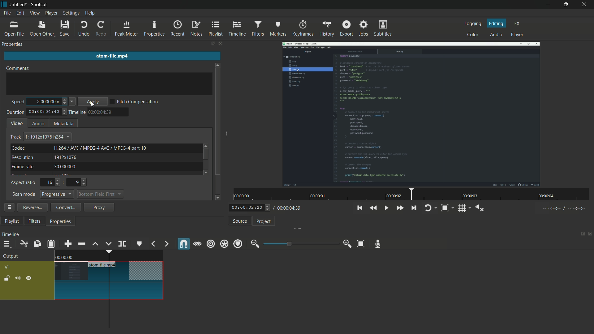 The height and width of the screenshot is (334, 594). Describe the element at coordinates (154, 29) in the screenshot. I see `properties` at that location.